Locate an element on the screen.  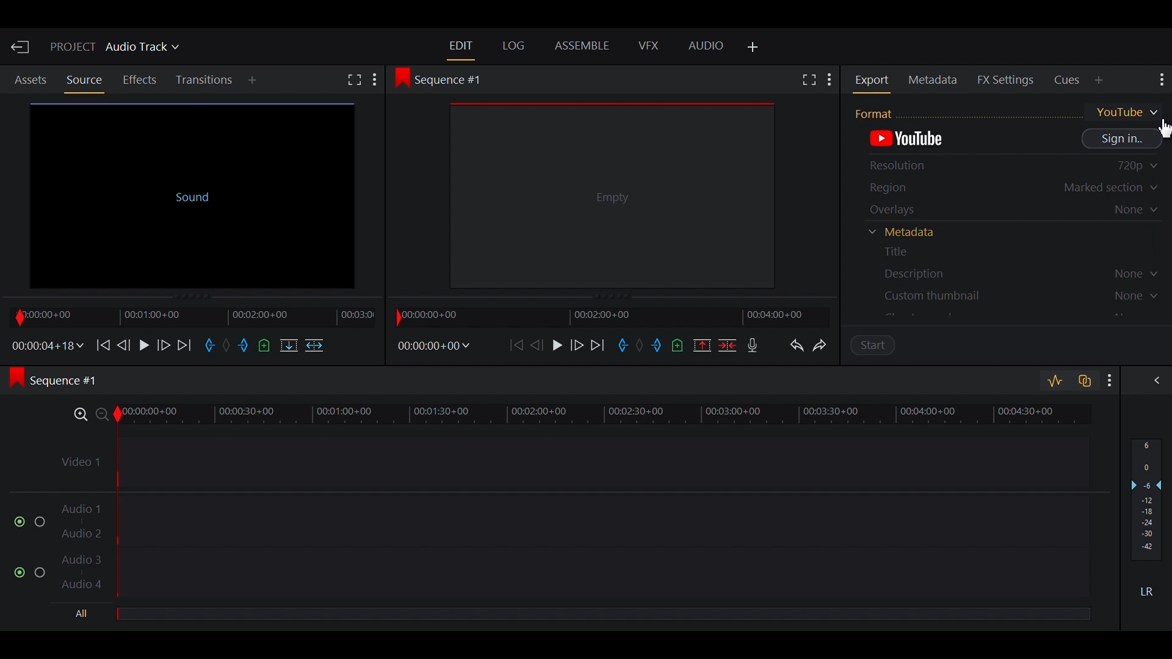
Mark in is located at coordinates (625, 347).